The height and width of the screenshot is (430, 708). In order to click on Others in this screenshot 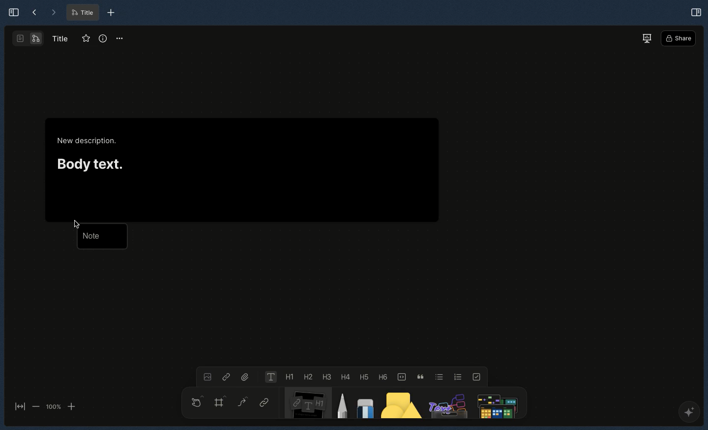, I will do `click(447, 403)`.